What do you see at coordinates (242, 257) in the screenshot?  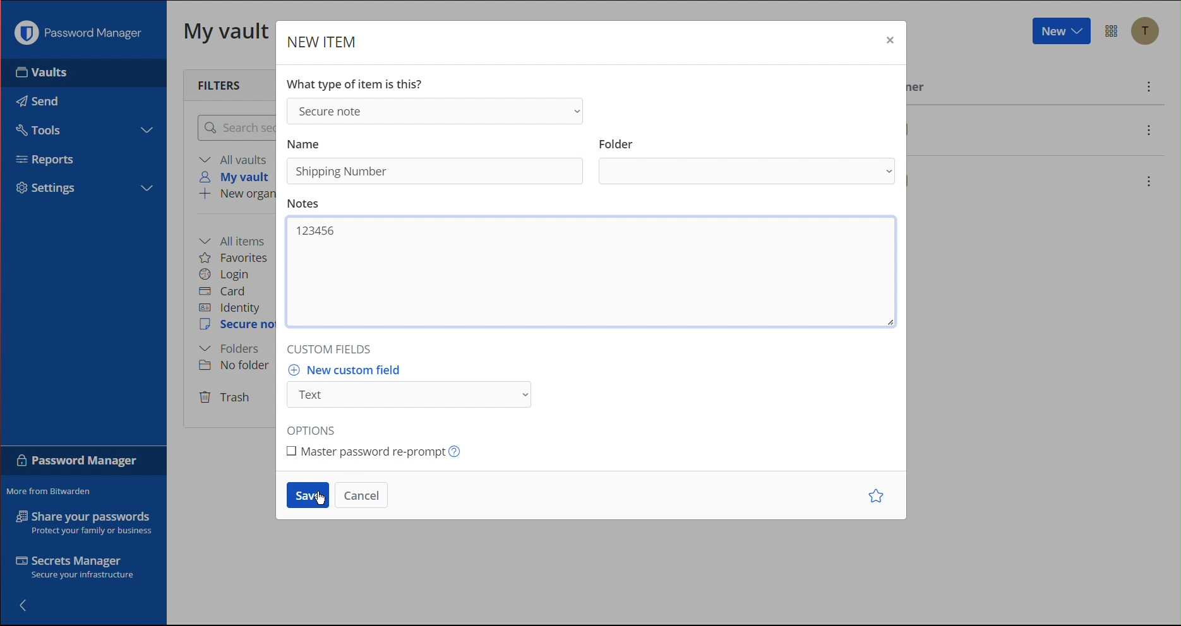 I see `Favorites` at bounding box center [242, 257].